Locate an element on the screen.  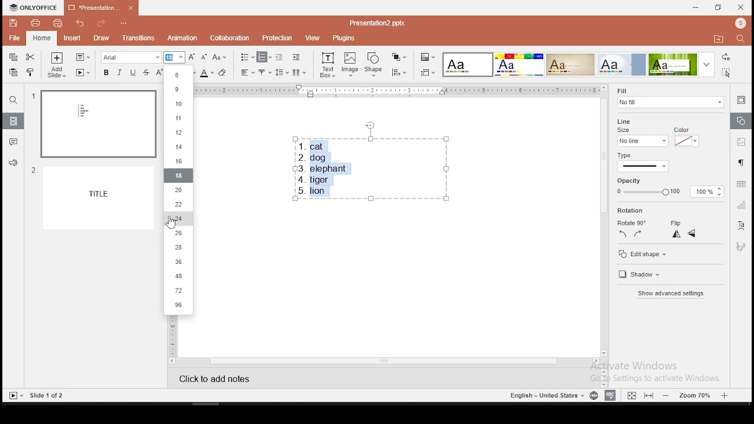
fill is located at coordinates (669, 99).